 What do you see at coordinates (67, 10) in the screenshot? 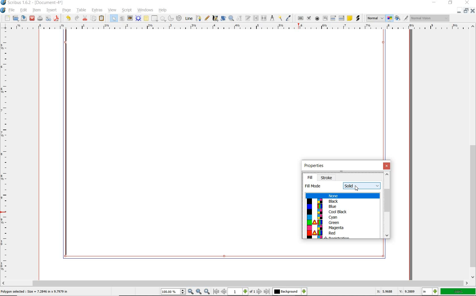
I see `page` at bounding box center [67, 10].